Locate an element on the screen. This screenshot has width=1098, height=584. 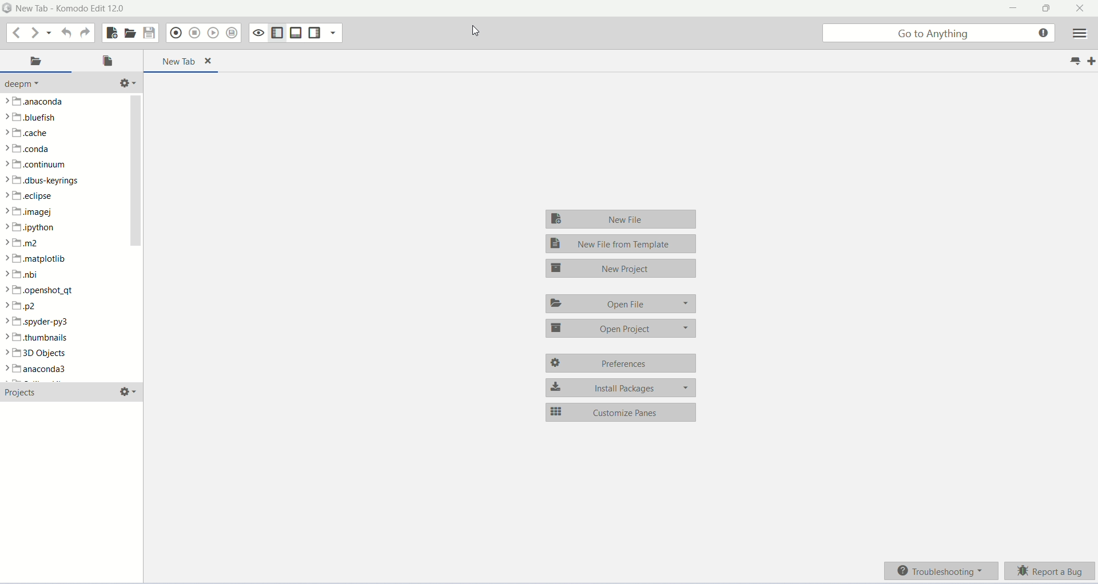
menu is located at coordinates (1083, 34).